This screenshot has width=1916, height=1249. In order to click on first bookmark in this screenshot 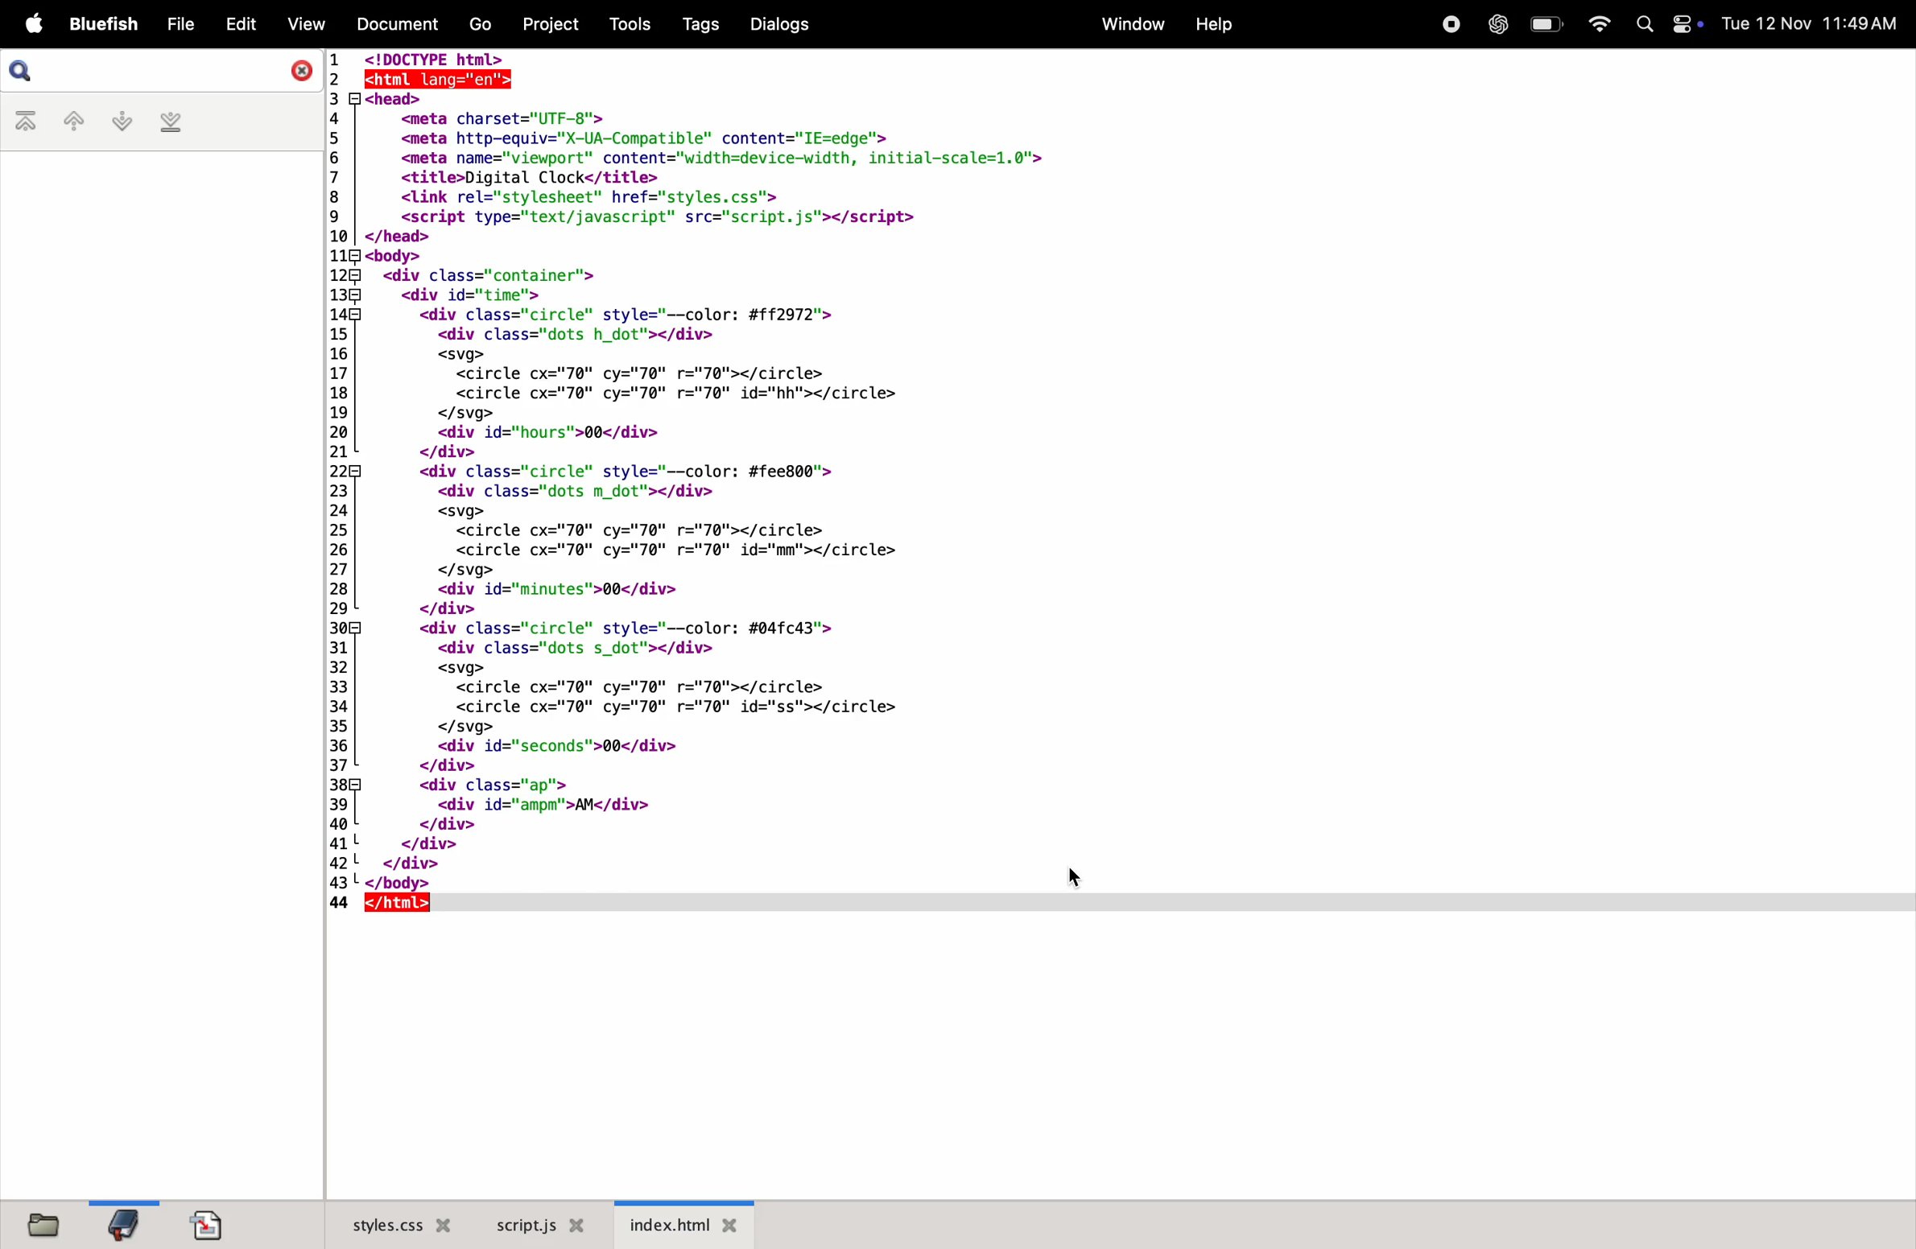, I will do `click(28, 123)`.